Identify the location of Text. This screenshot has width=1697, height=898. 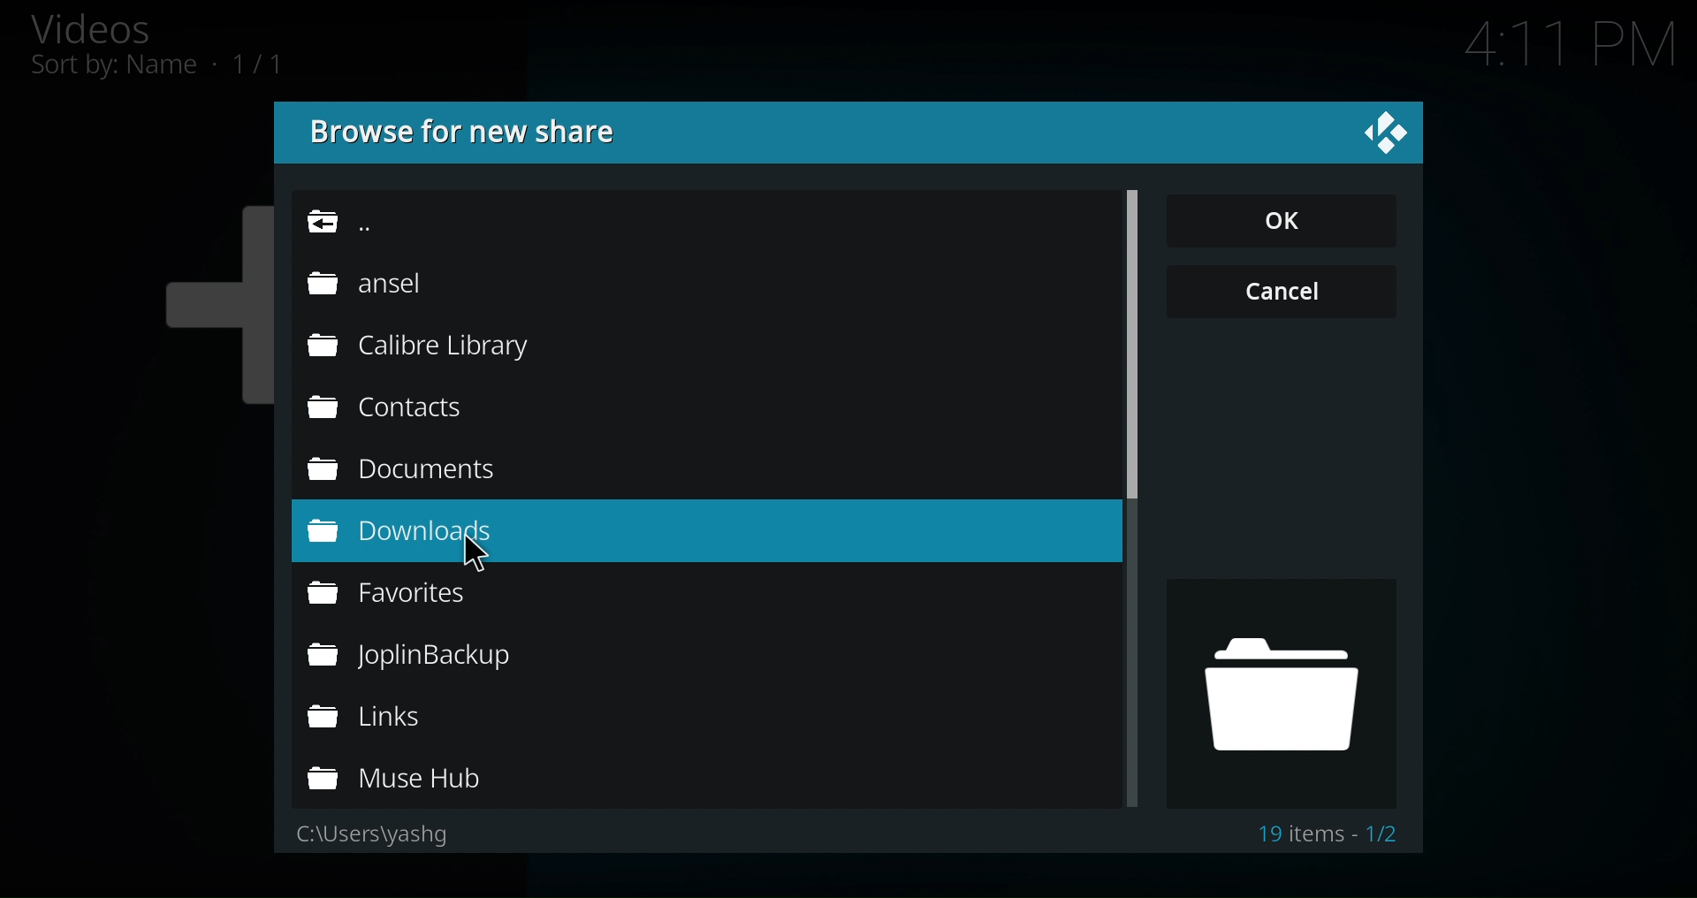
(1331, 832).